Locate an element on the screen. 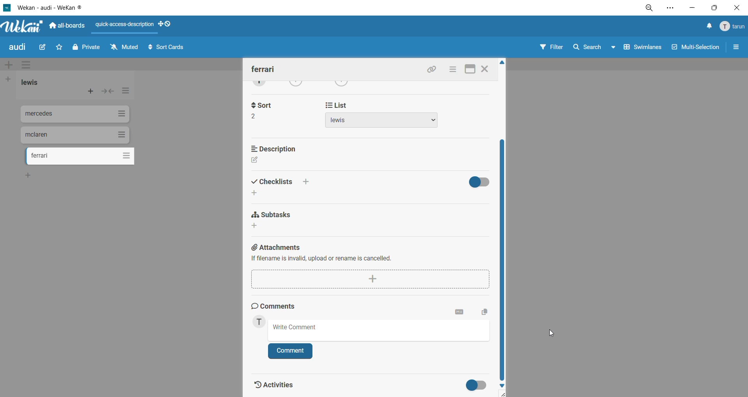  close is located at coordinates (485, 70).